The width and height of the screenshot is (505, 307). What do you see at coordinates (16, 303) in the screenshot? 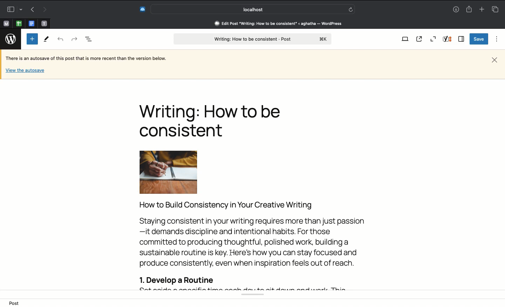
I see `Post` at bounding box center [16, 303].